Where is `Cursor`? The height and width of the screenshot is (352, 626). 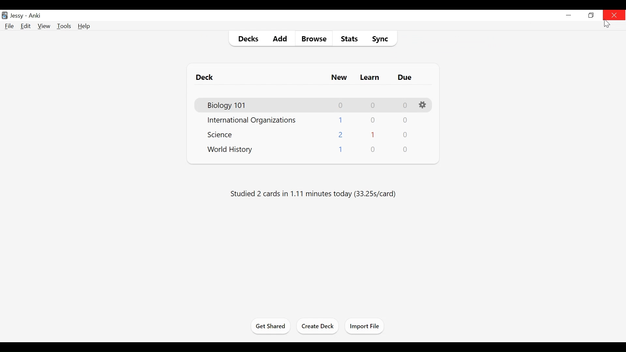 Cursor is located at coordinates (607, 24).